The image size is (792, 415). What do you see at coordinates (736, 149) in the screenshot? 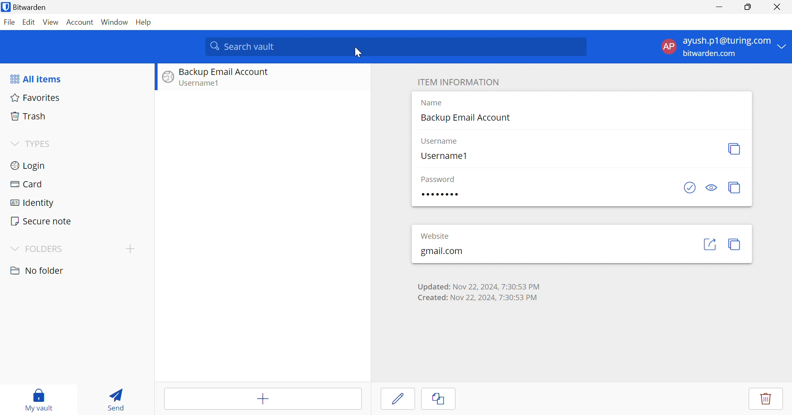
I see `copy` at bounding box center [736, 149].